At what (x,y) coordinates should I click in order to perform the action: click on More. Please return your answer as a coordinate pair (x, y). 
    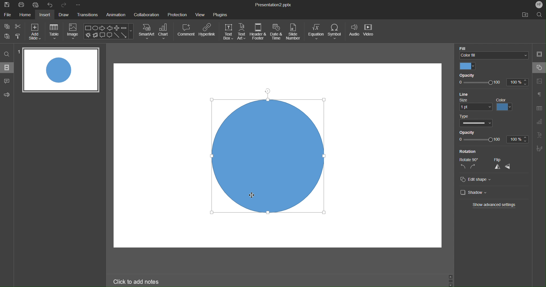
    Looking at the image, I should click on (78, 5).